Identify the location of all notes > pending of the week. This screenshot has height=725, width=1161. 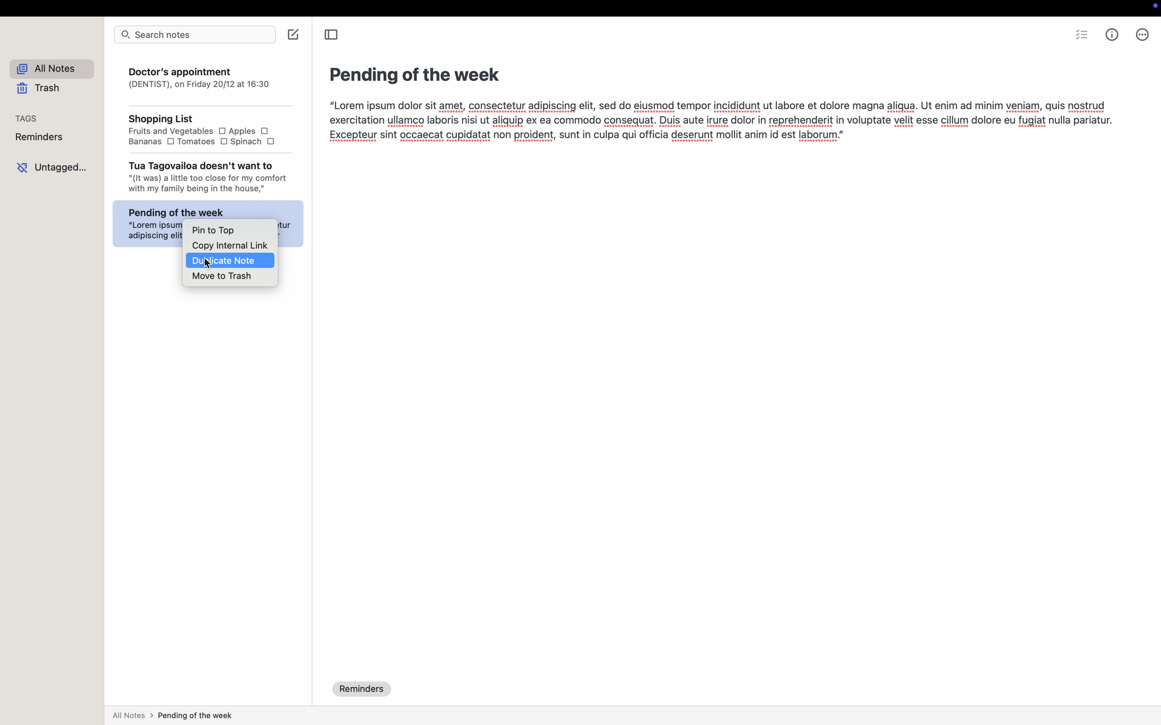
(176, 716).